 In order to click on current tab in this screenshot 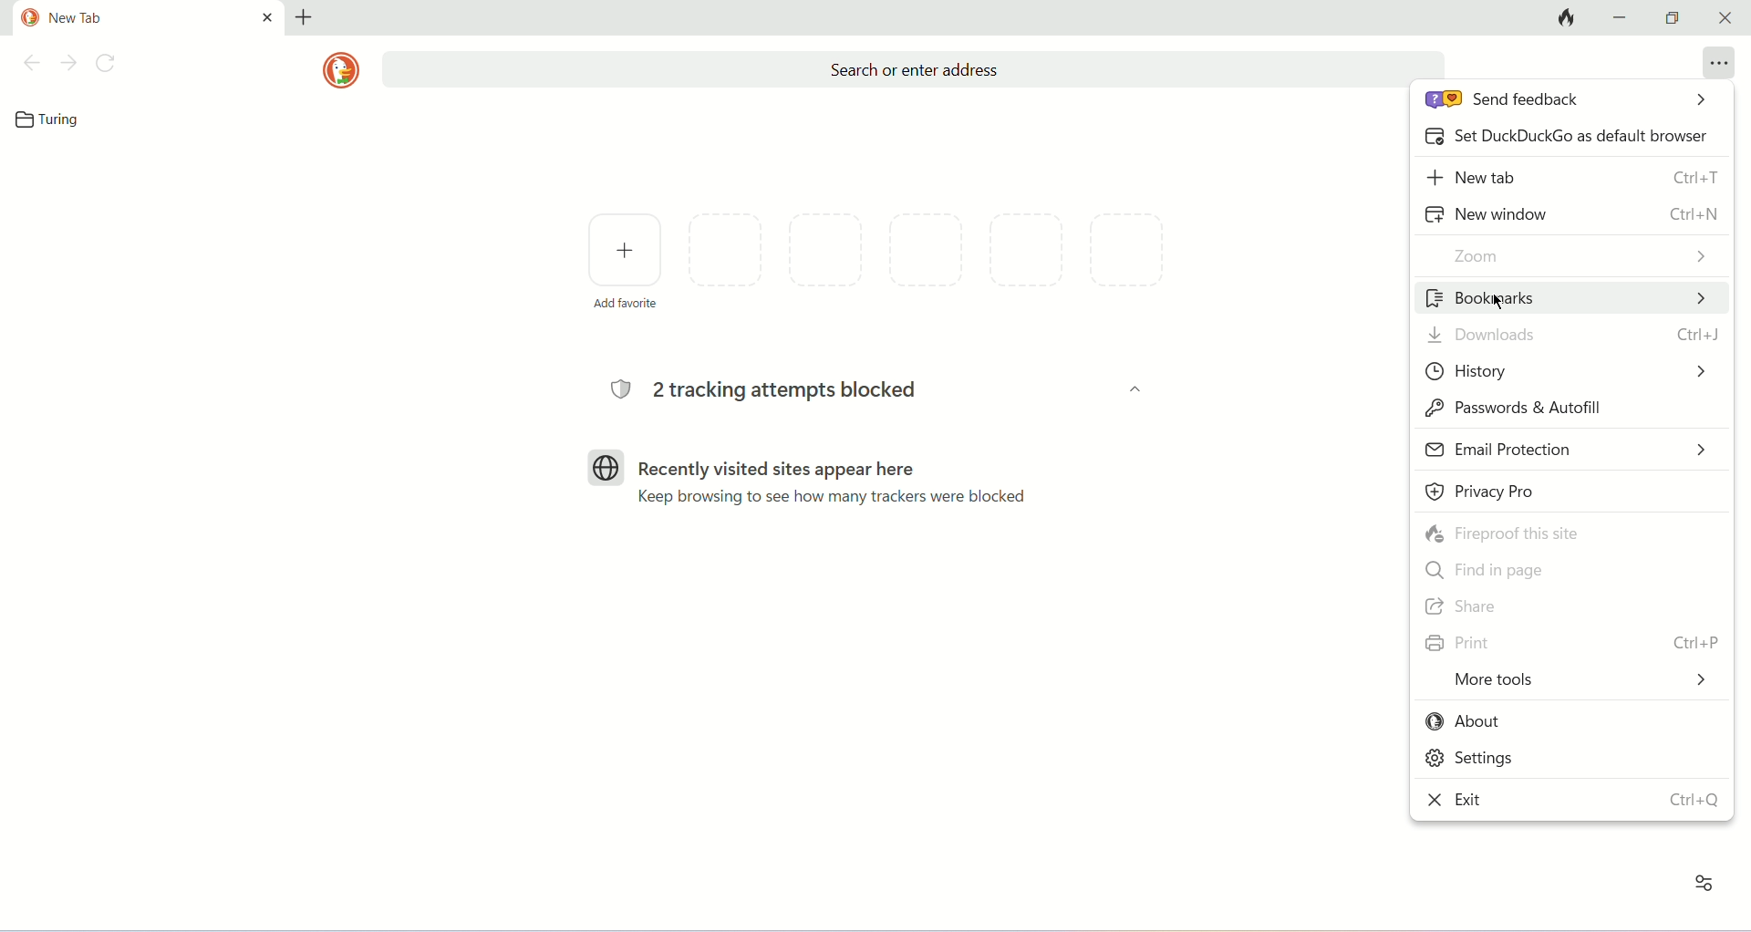, I will do `click(150, 16)`.